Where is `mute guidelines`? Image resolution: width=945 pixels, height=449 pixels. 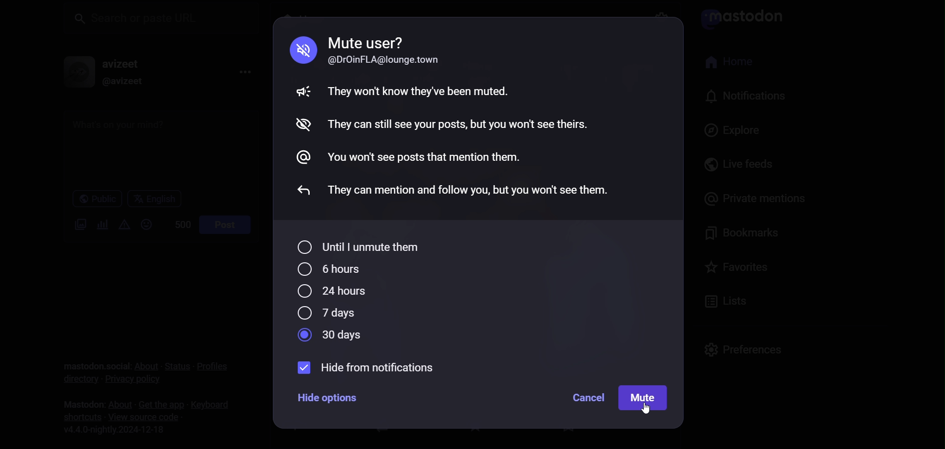
mute guidelines is located at coordinates (471, 121).